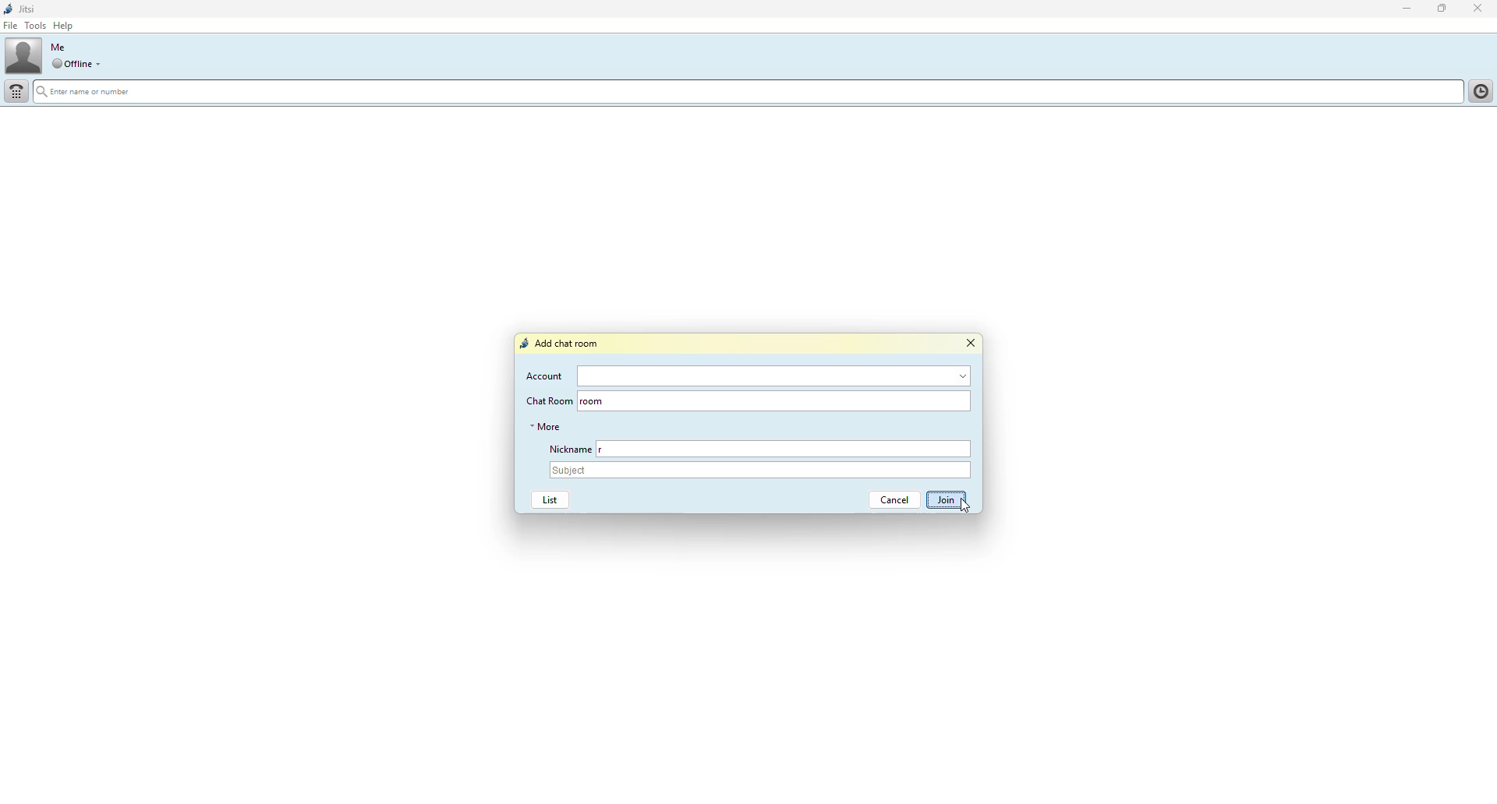 The width and height of the screenshot is (1497, 804). I want to click on cursor, so click(964, 507).